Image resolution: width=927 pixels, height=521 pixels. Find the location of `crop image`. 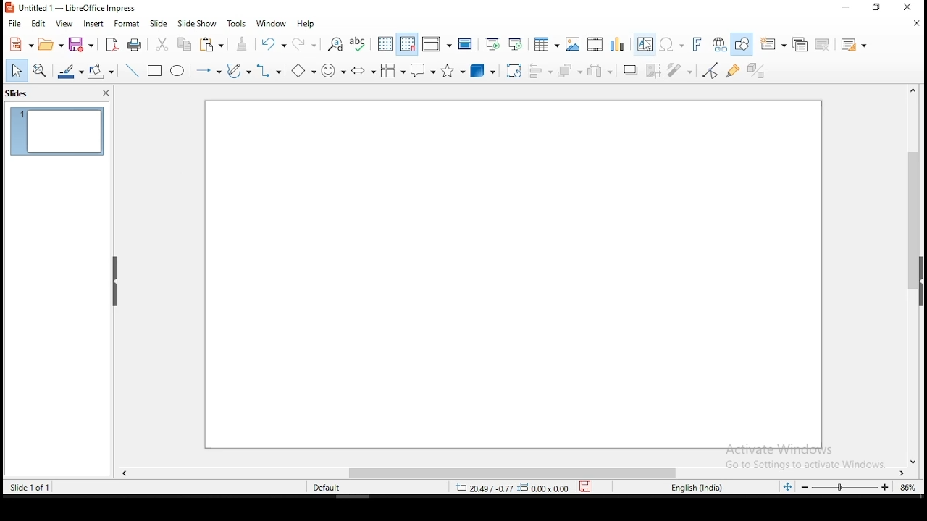

crop image is located at coordinates (654, 72).